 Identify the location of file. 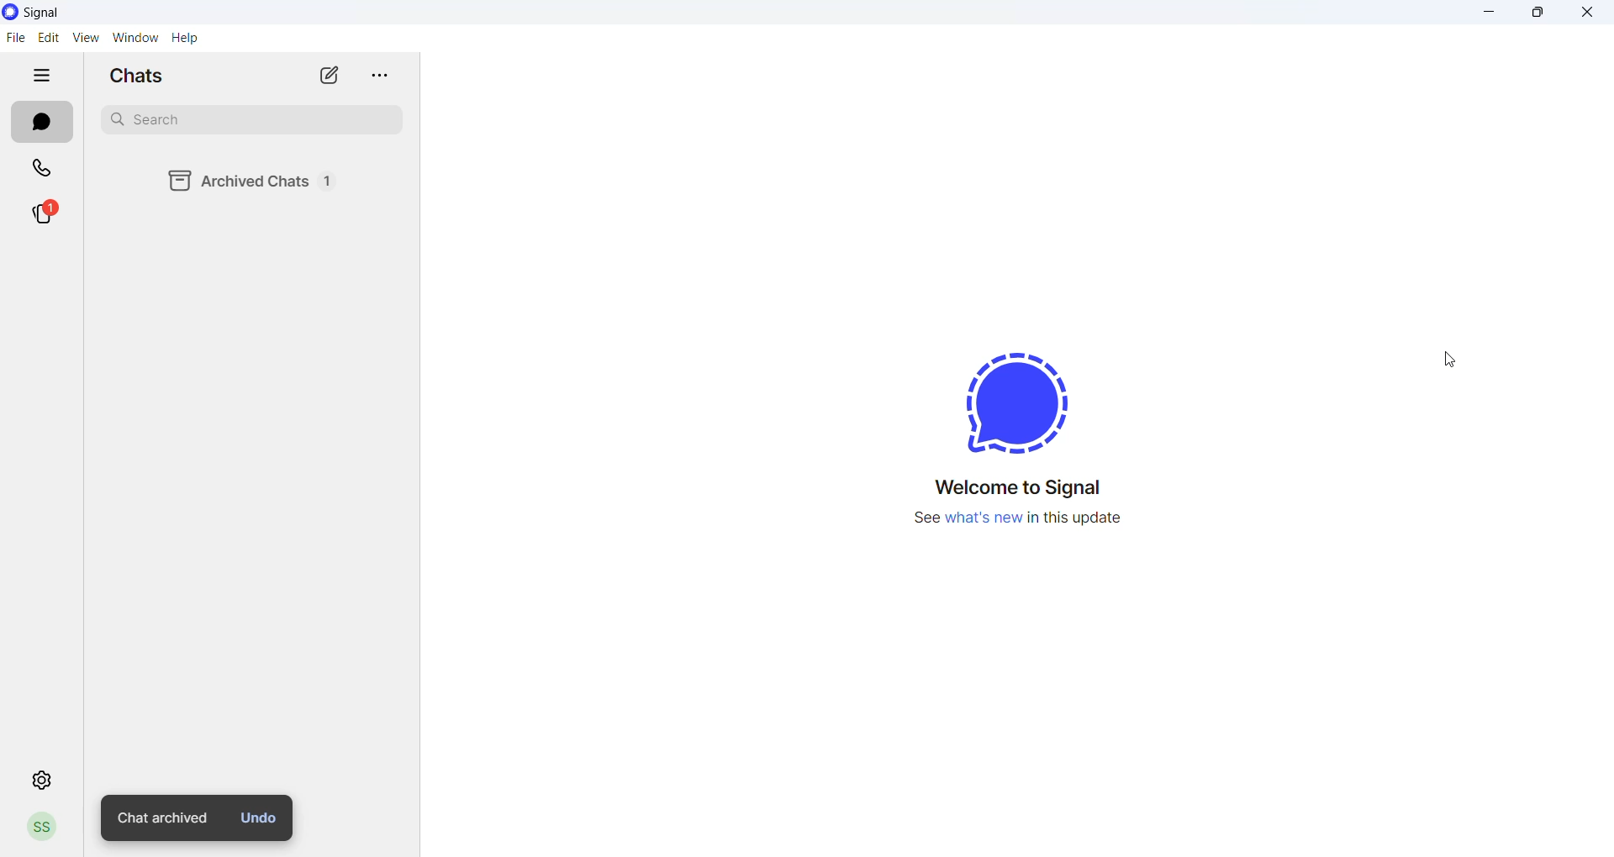
(18, 36).